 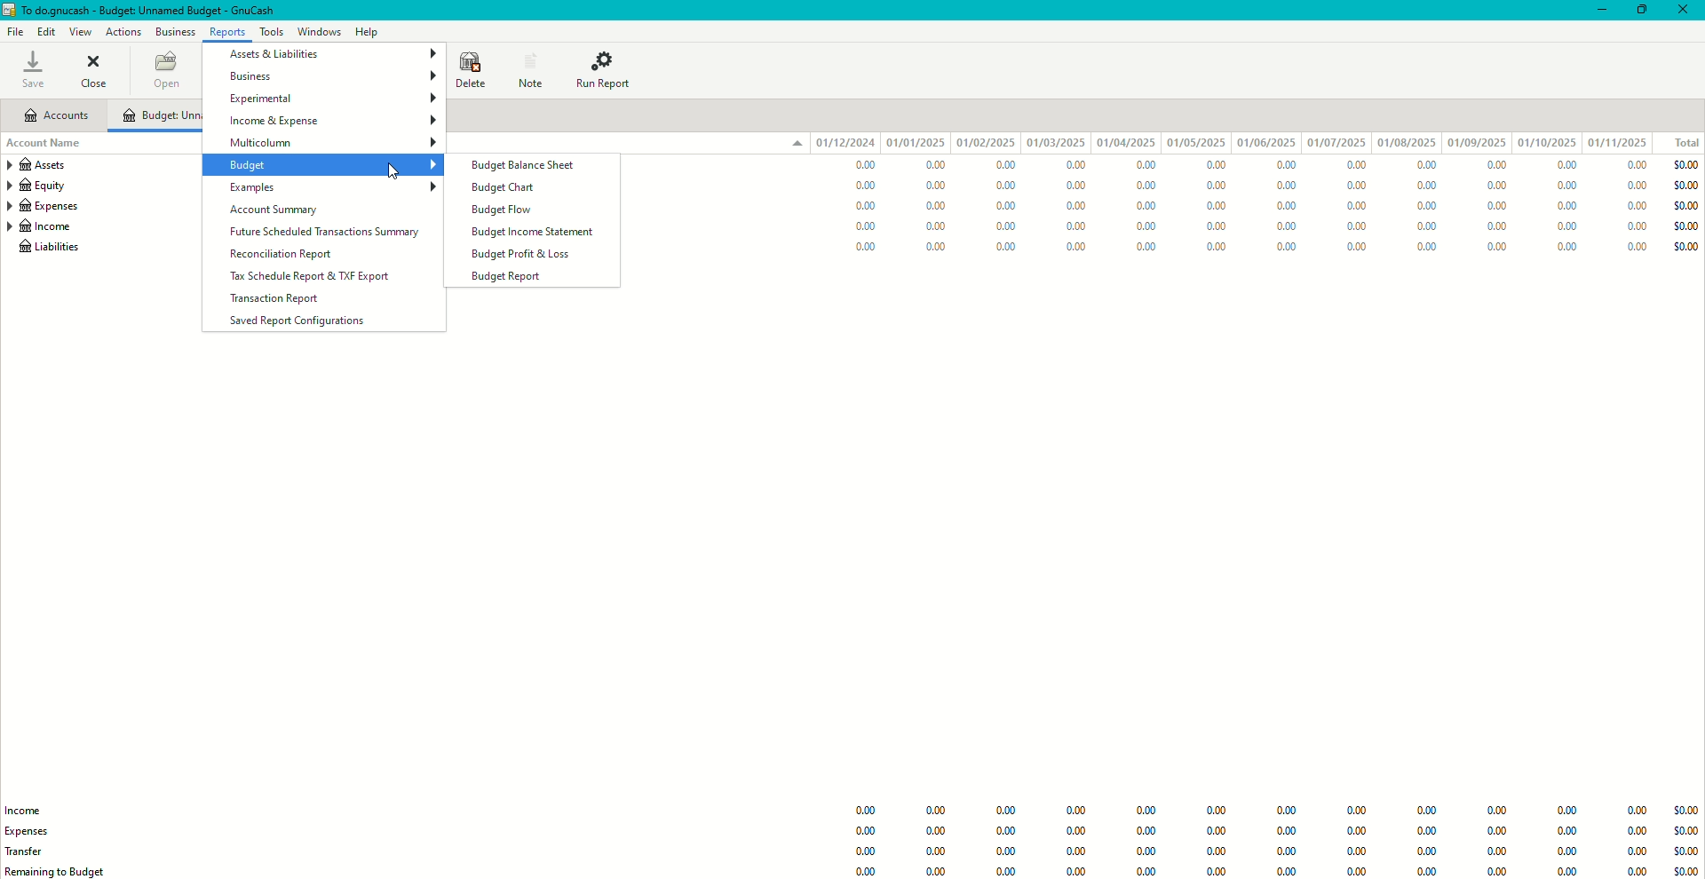 What do you see at coordinates (857, 206) in the screenshot?
I see `0.00` at bounding box center [857, 206].